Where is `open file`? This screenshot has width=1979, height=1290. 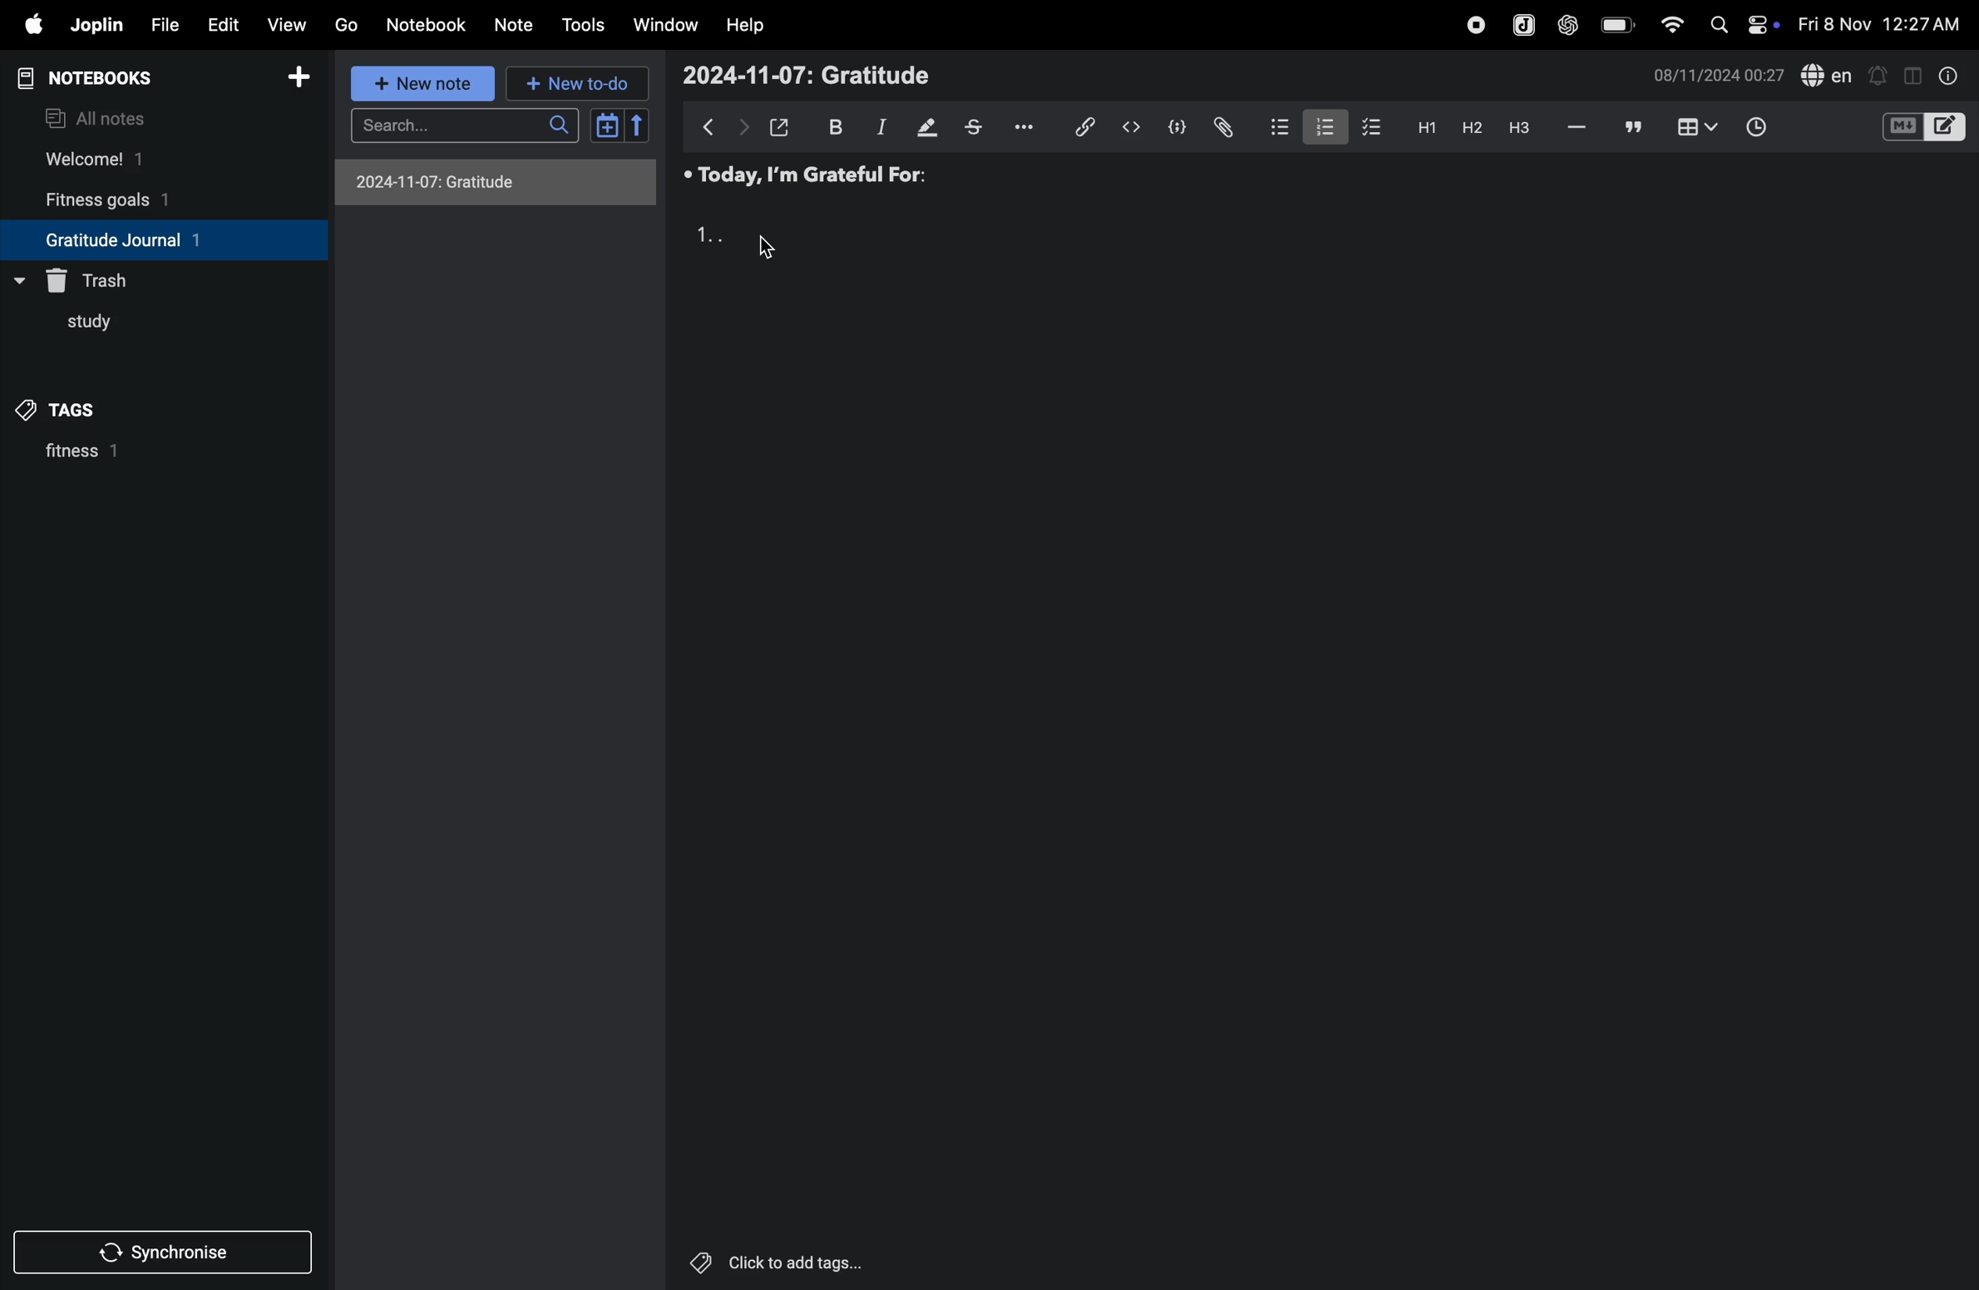
open file is located at coordinates (780, 126).